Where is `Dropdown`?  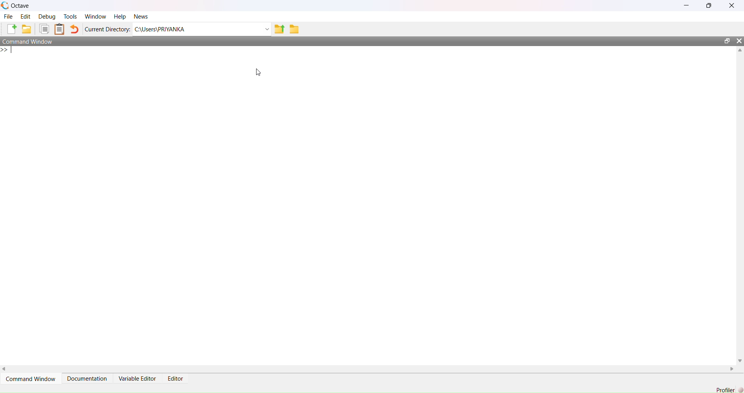 Dropdown is located at coordinates (265, 29).